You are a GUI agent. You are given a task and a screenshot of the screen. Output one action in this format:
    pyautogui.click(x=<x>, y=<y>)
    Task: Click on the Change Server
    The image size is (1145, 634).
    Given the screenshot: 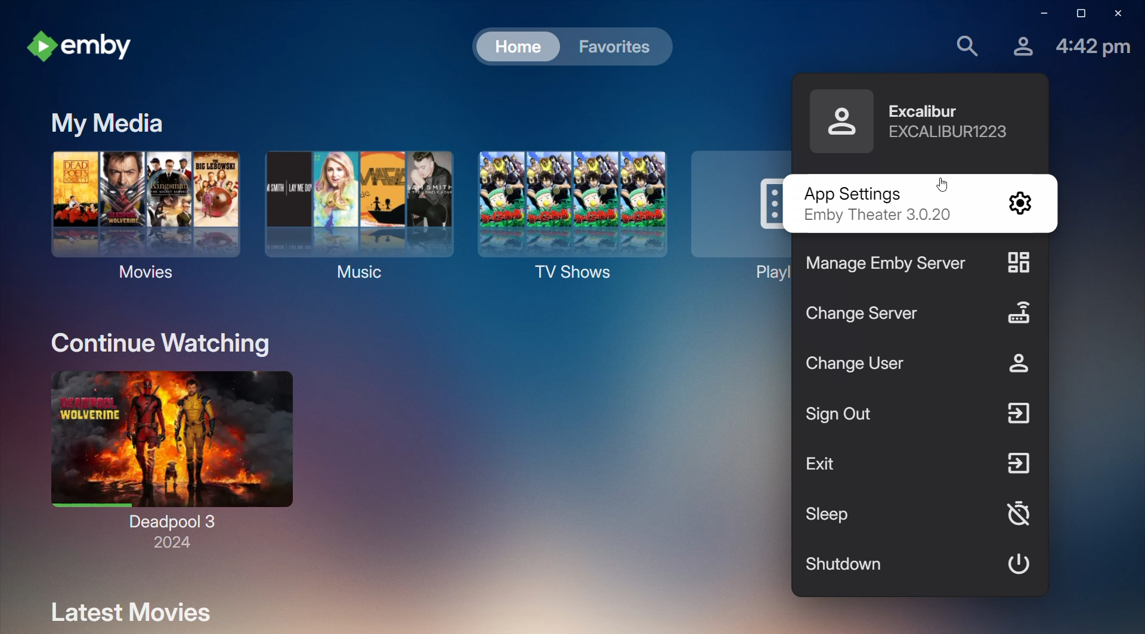 What is the action you would take?
    pyautogui.click(x=924, y=313)
    